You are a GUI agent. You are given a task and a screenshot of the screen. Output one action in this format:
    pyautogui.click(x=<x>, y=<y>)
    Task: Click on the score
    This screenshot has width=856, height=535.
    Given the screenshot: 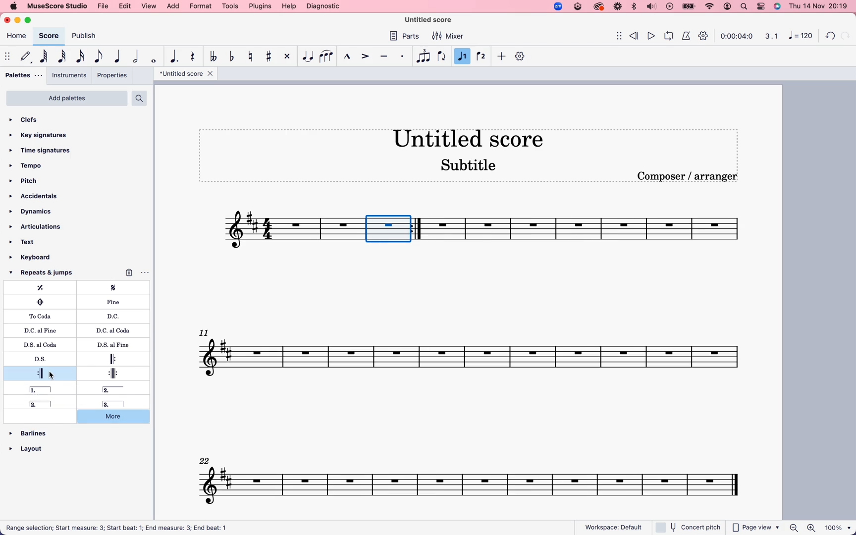 What is the action you would take?
    pyautogui.click(x=474, y=351)
    